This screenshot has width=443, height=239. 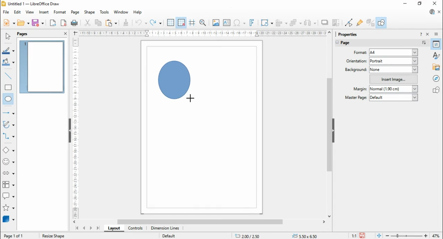 I want to click on a4, so click(x=393, y=52).